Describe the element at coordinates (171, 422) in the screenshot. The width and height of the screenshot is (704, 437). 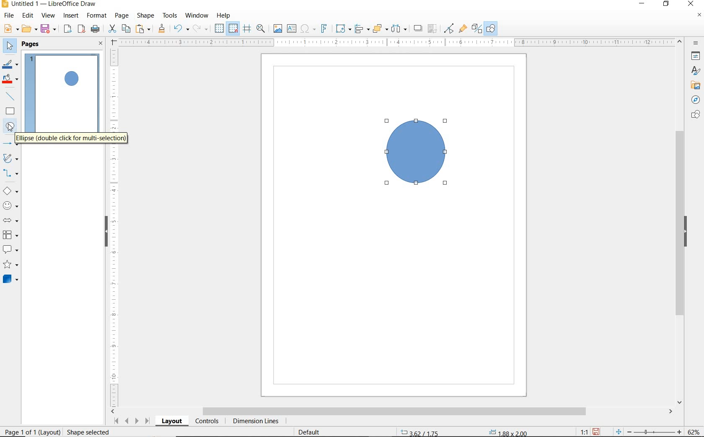
I see `LAYOUT` at that location.